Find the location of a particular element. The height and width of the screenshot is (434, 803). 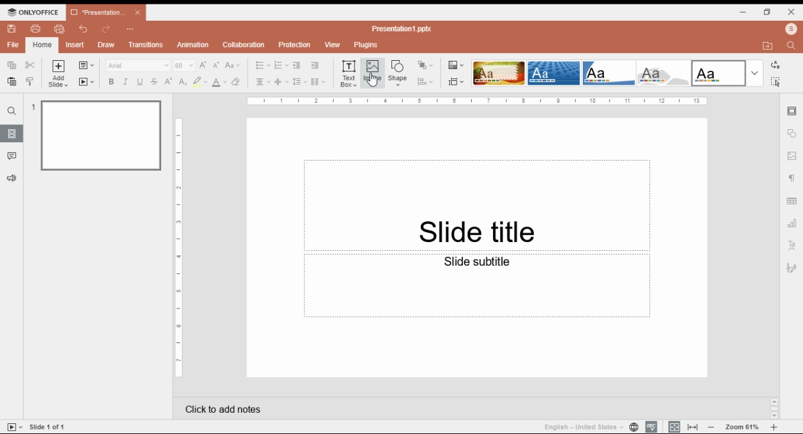

find is located at coordinates (11, 111).